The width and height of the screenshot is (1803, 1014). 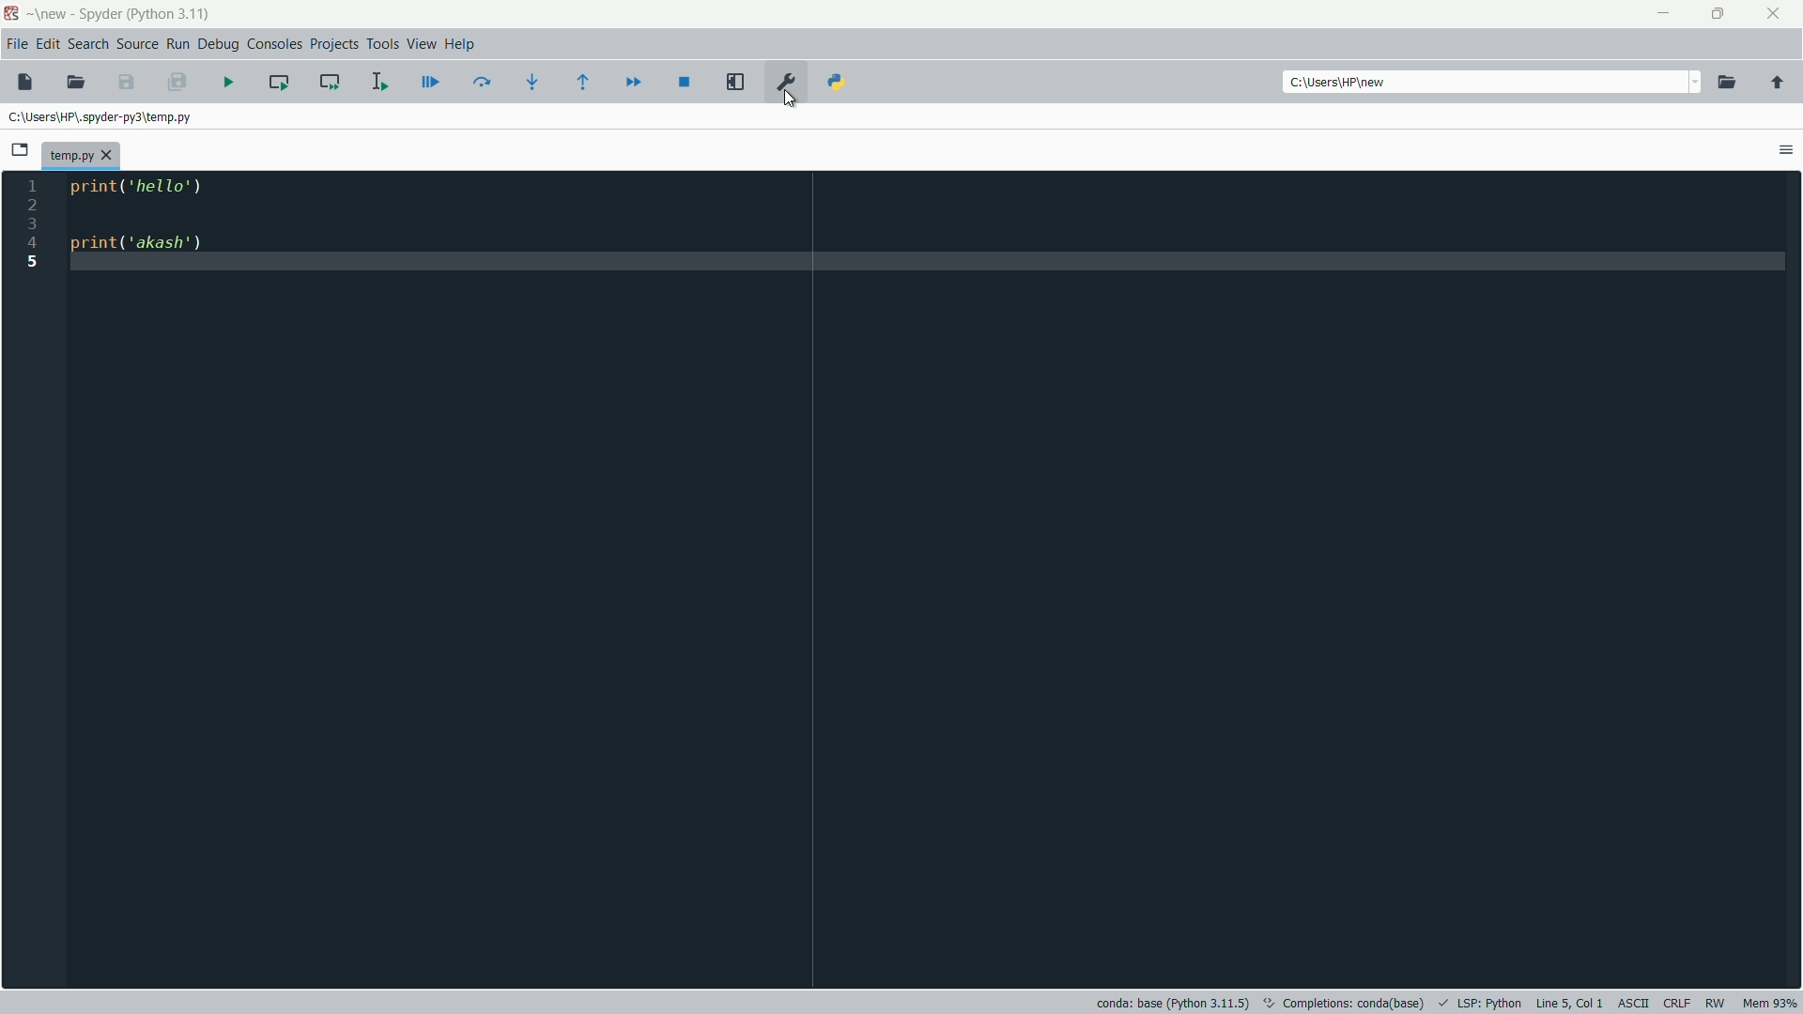 I want to click on view menu, so click(x=421, y=45).